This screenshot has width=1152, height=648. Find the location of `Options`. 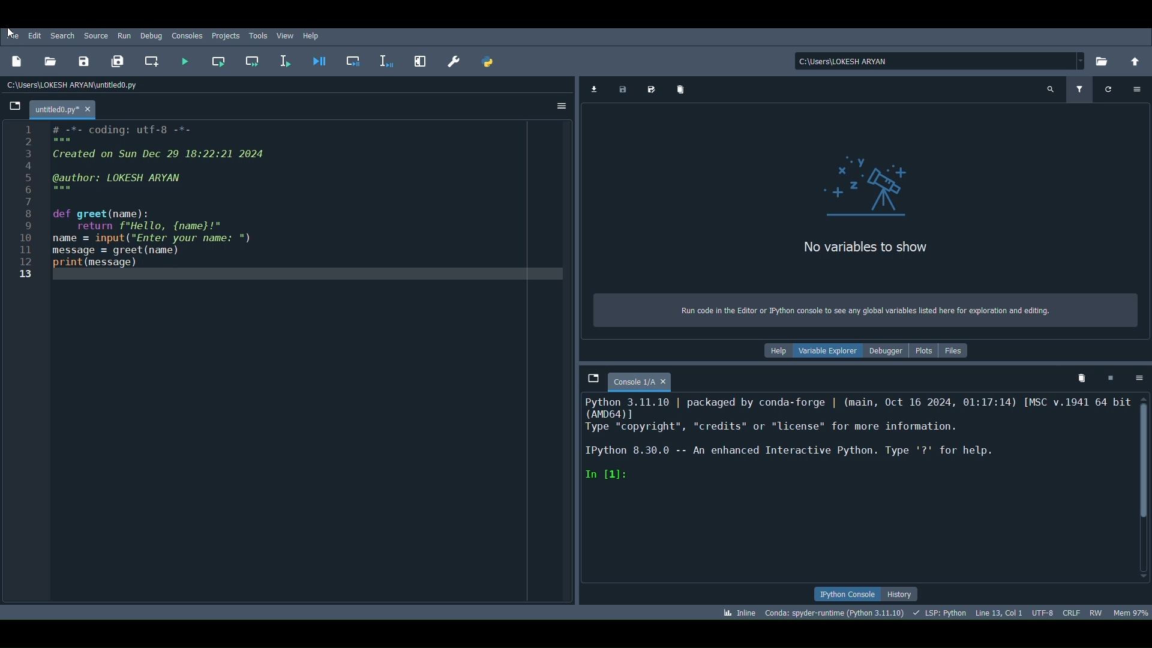

Options is located at coordinates (559, 104).